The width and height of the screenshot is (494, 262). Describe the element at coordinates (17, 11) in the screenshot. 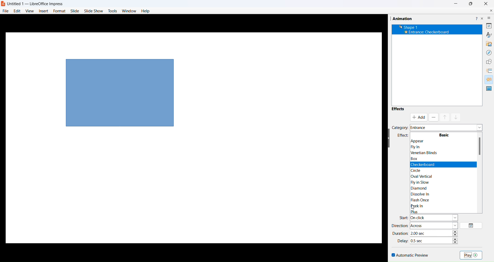

I see `edit` at that location.